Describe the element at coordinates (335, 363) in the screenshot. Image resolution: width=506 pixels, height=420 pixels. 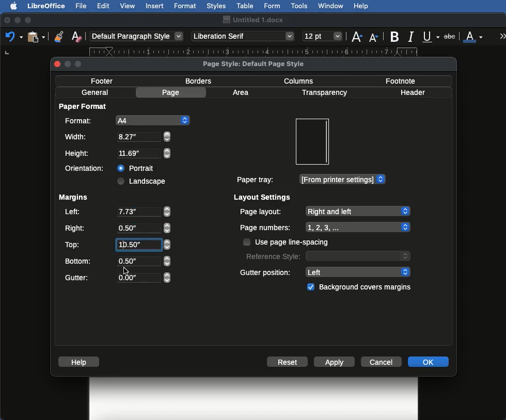
I see `Apply` at that location.